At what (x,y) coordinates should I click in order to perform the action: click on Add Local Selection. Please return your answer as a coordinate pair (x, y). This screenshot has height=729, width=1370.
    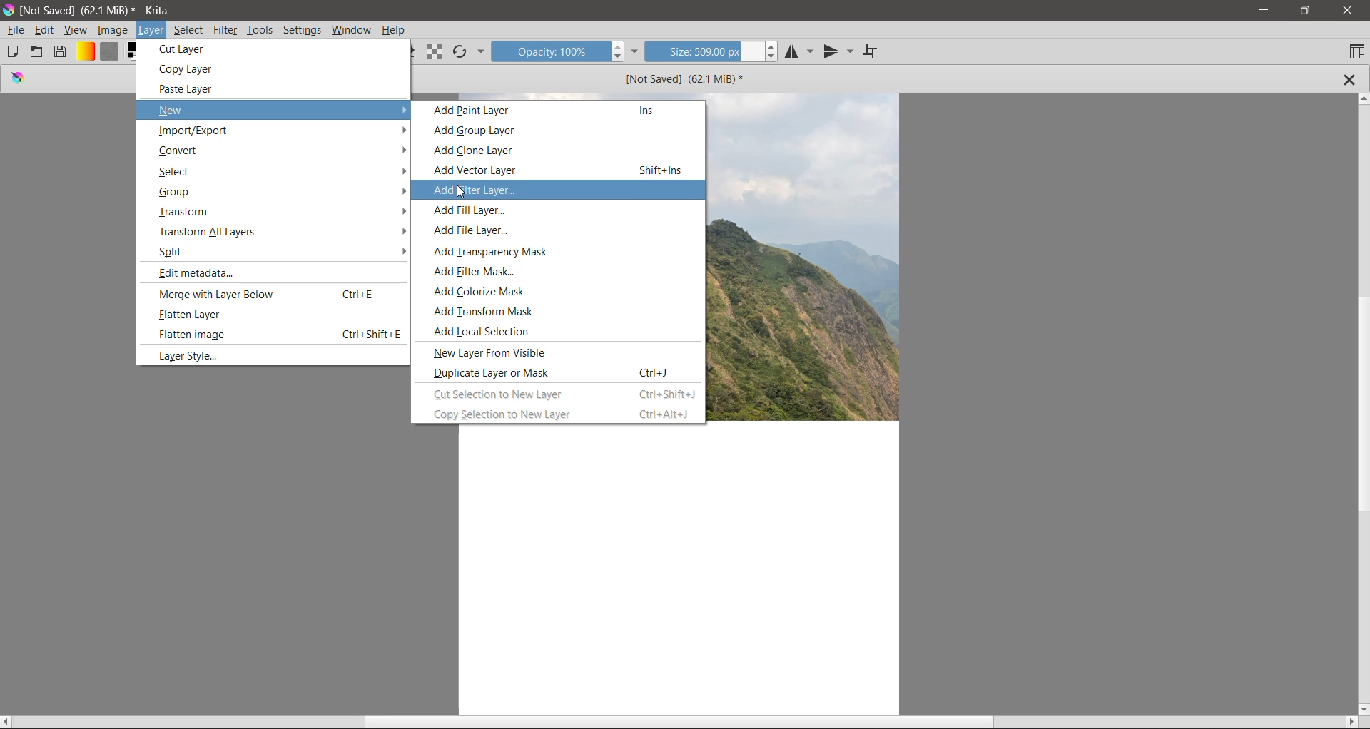
    Looking at the image, I should click on (487, 331).